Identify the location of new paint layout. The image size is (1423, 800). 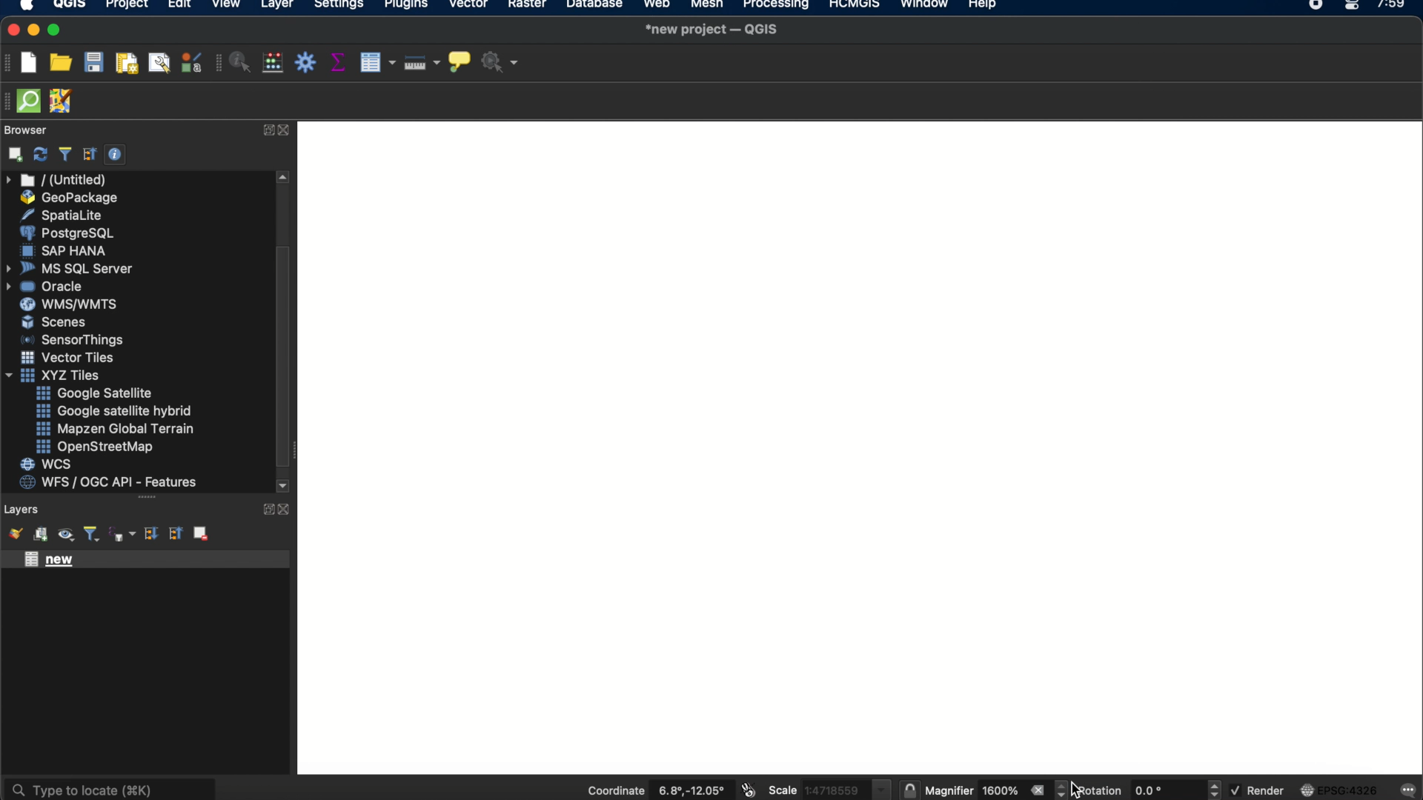
(125, 64).